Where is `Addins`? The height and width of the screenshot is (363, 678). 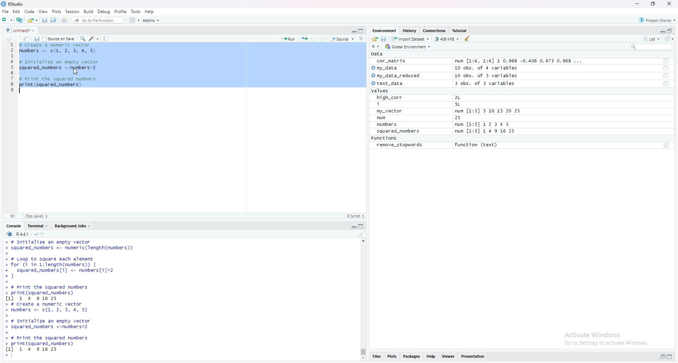 Addins is located at coordinates (151, 20).